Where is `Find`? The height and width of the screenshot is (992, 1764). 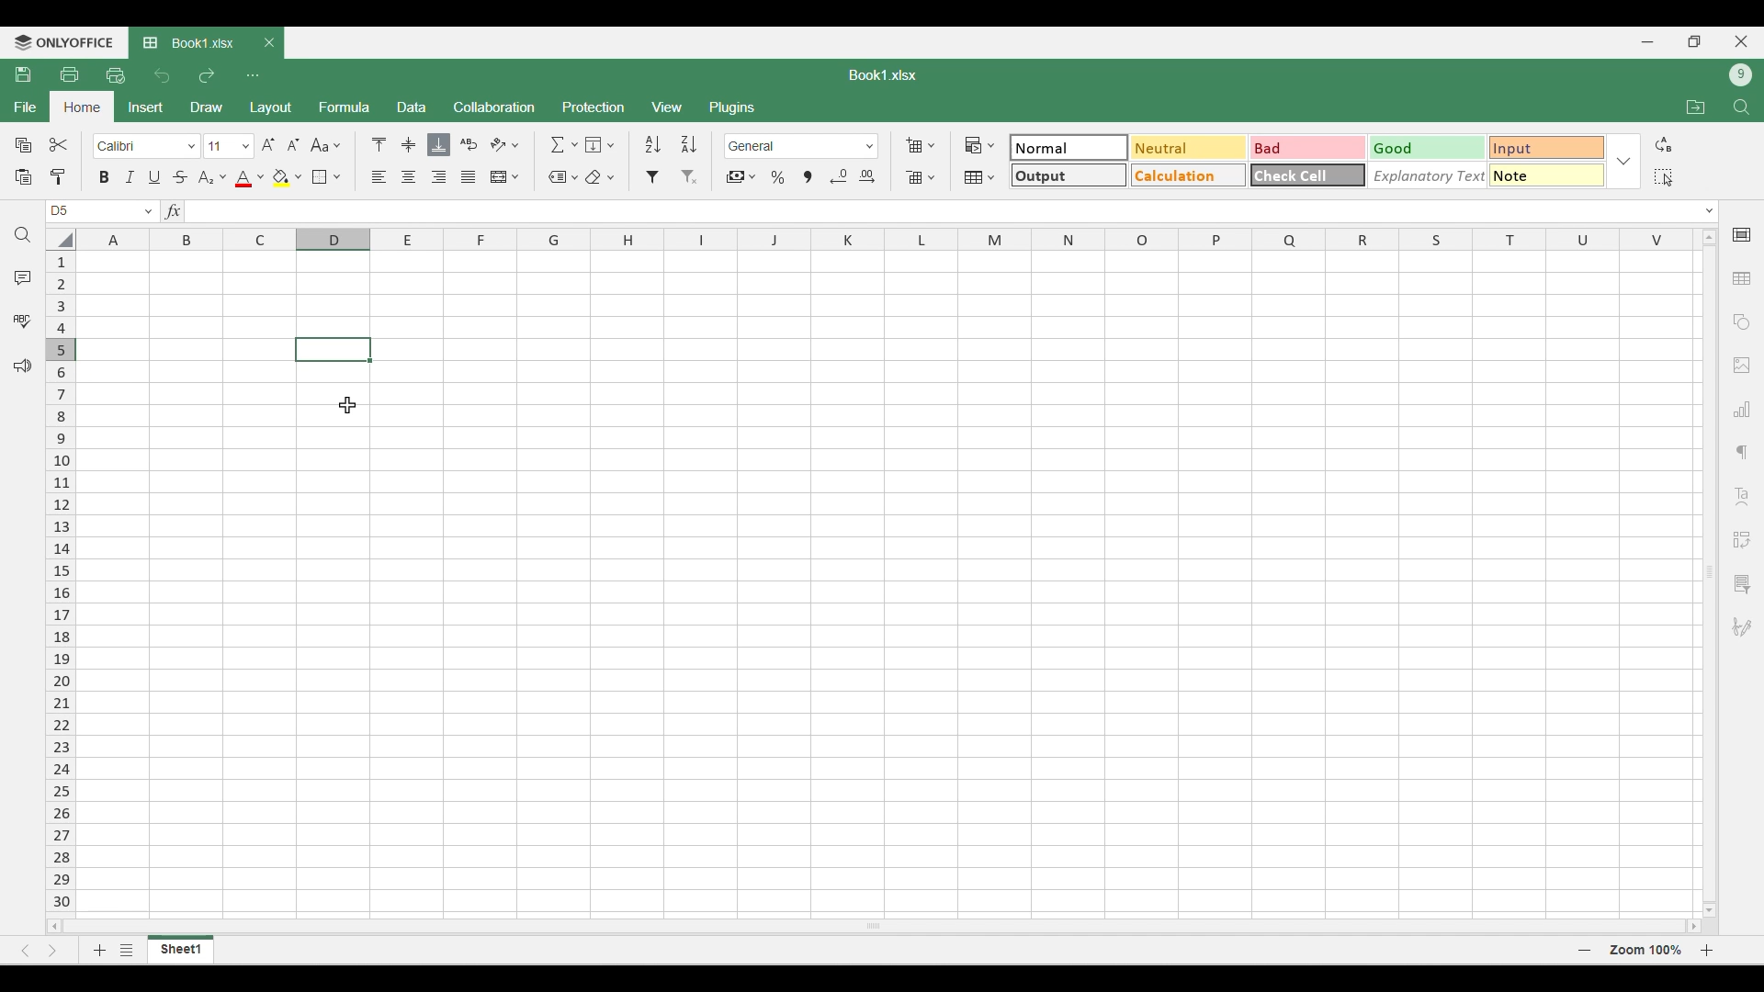 Find is located at coordinates (1743, 107).